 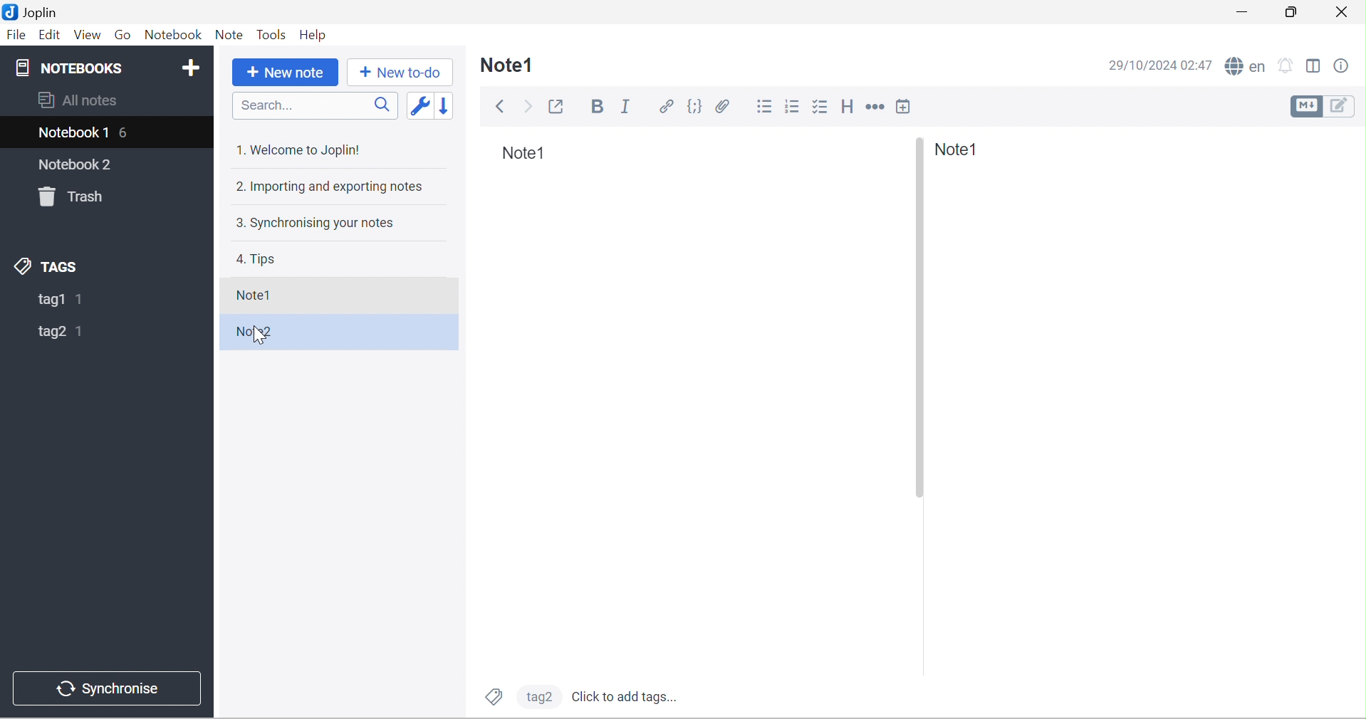 I want to click on 6, so click(x=127, y=132).